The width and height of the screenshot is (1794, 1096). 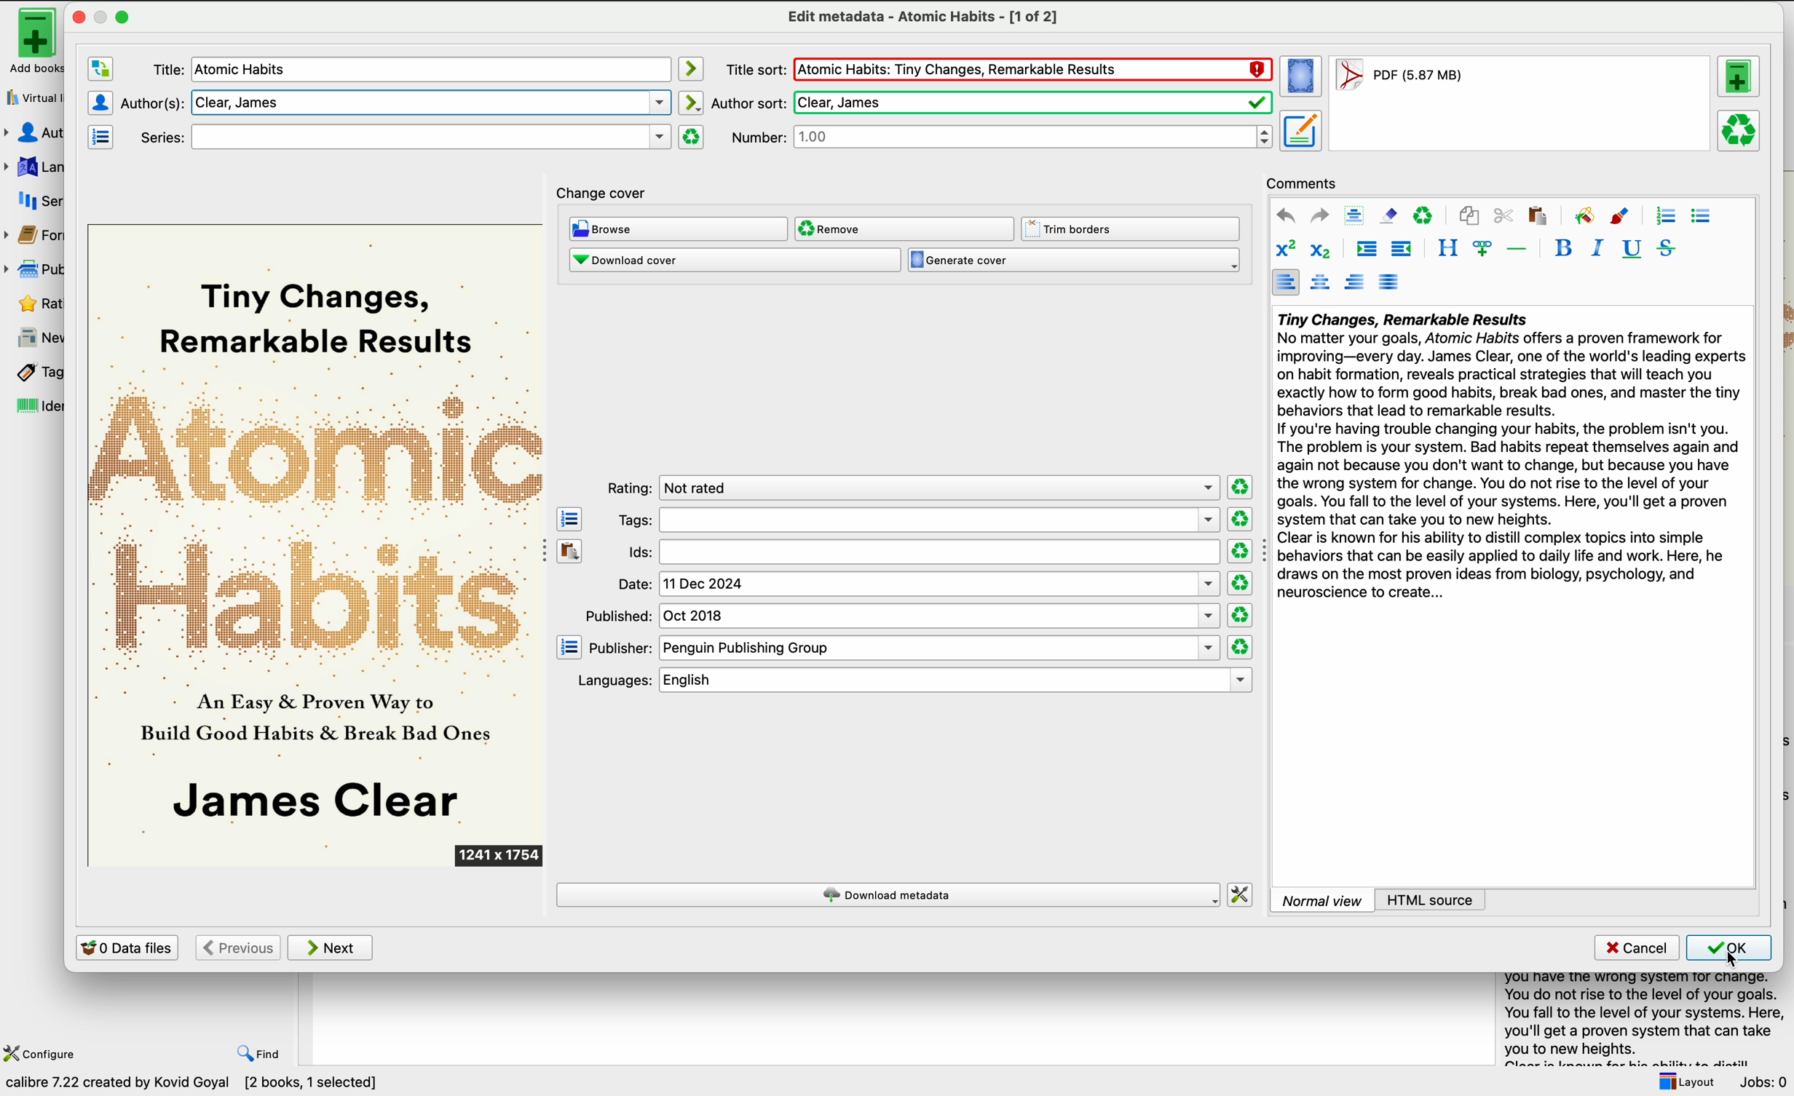 What do you see at coordinates (1302, 78) in the screenshot?
I see `set the cover for the book from the selected format` at bounding box center [1302, 78].